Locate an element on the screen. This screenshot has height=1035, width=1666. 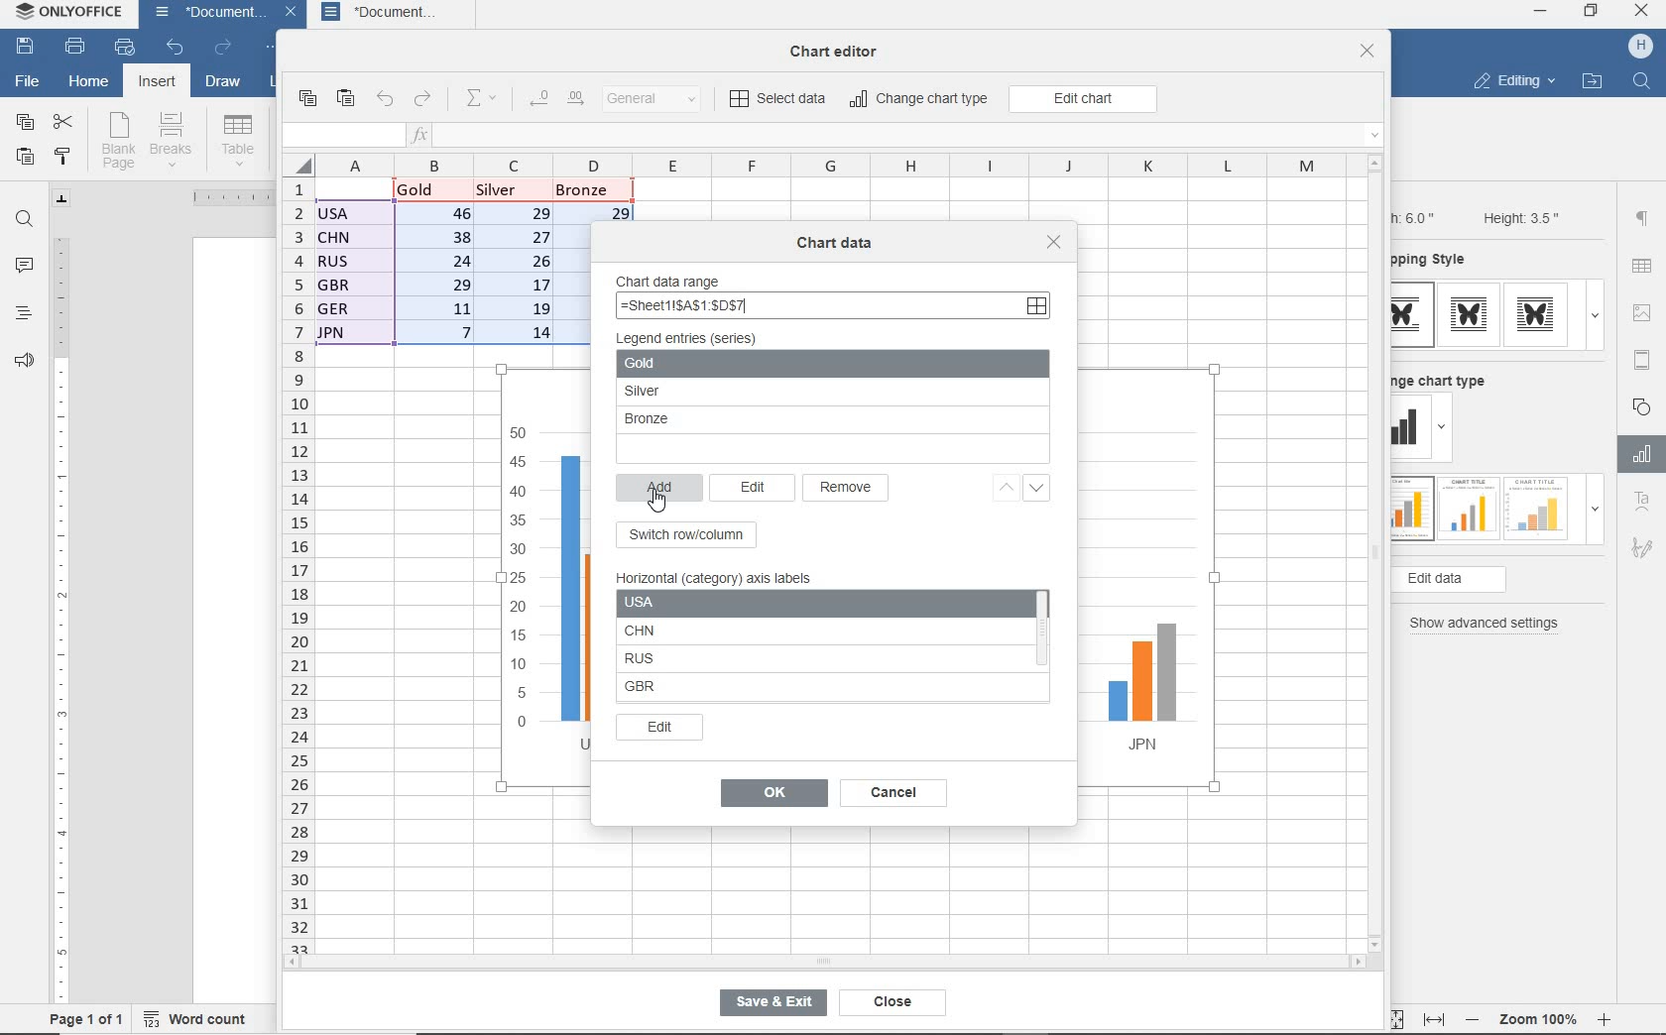
summation is located at coordinates (486, 99).